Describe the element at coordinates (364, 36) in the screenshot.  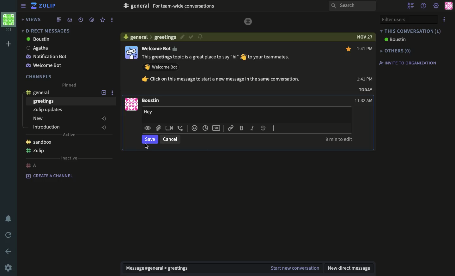
I see `NOV 23` at that location.